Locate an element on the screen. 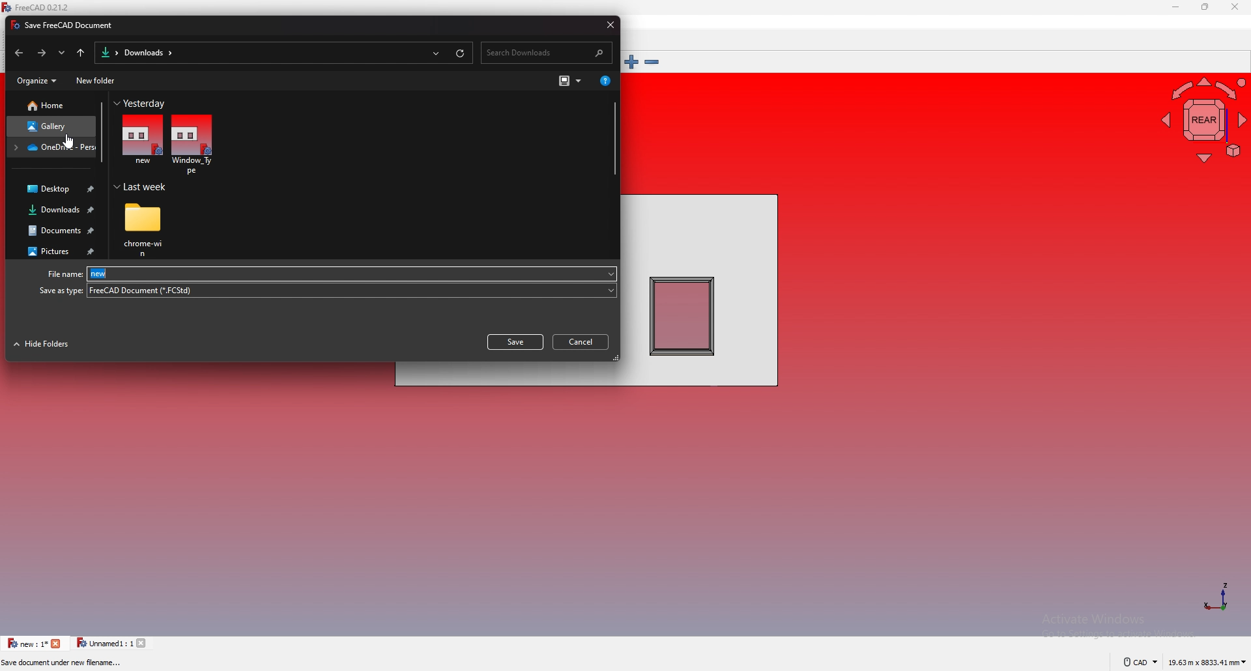 The height and width of the screenshot is (671, 1251). Yesterday is located at coordinates (313, 102).